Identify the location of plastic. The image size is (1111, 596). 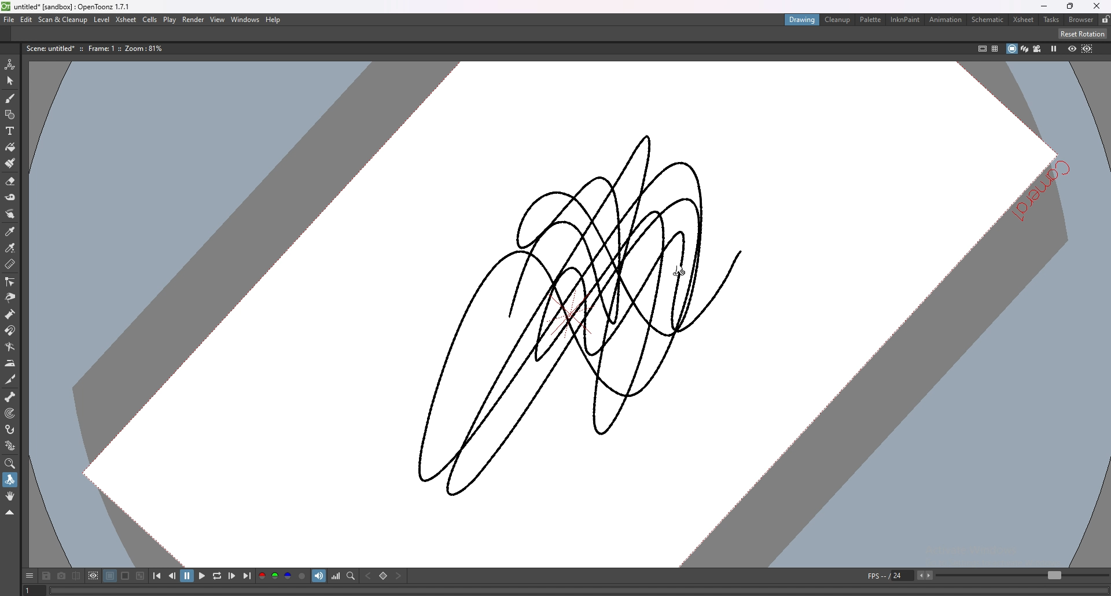
(9, 446).